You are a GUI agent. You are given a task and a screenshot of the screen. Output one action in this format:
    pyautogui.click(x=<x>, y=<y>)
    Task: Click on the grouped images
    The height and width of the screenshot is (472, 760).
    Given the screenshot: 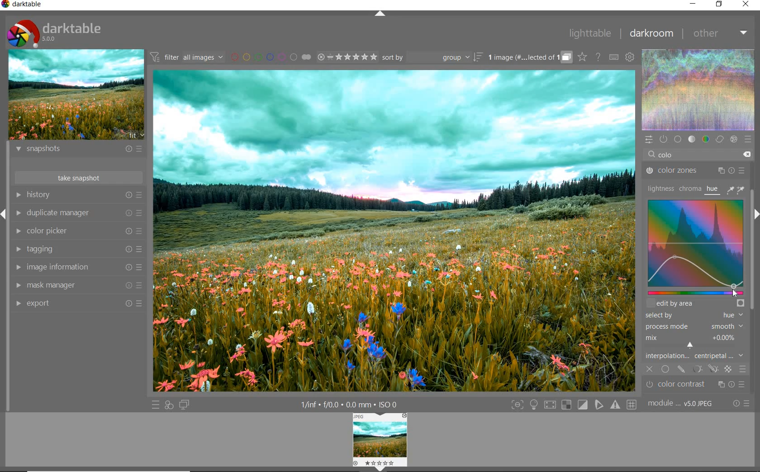 What is the action you would take?
    pyautogui.click(x=529, y=58)
    